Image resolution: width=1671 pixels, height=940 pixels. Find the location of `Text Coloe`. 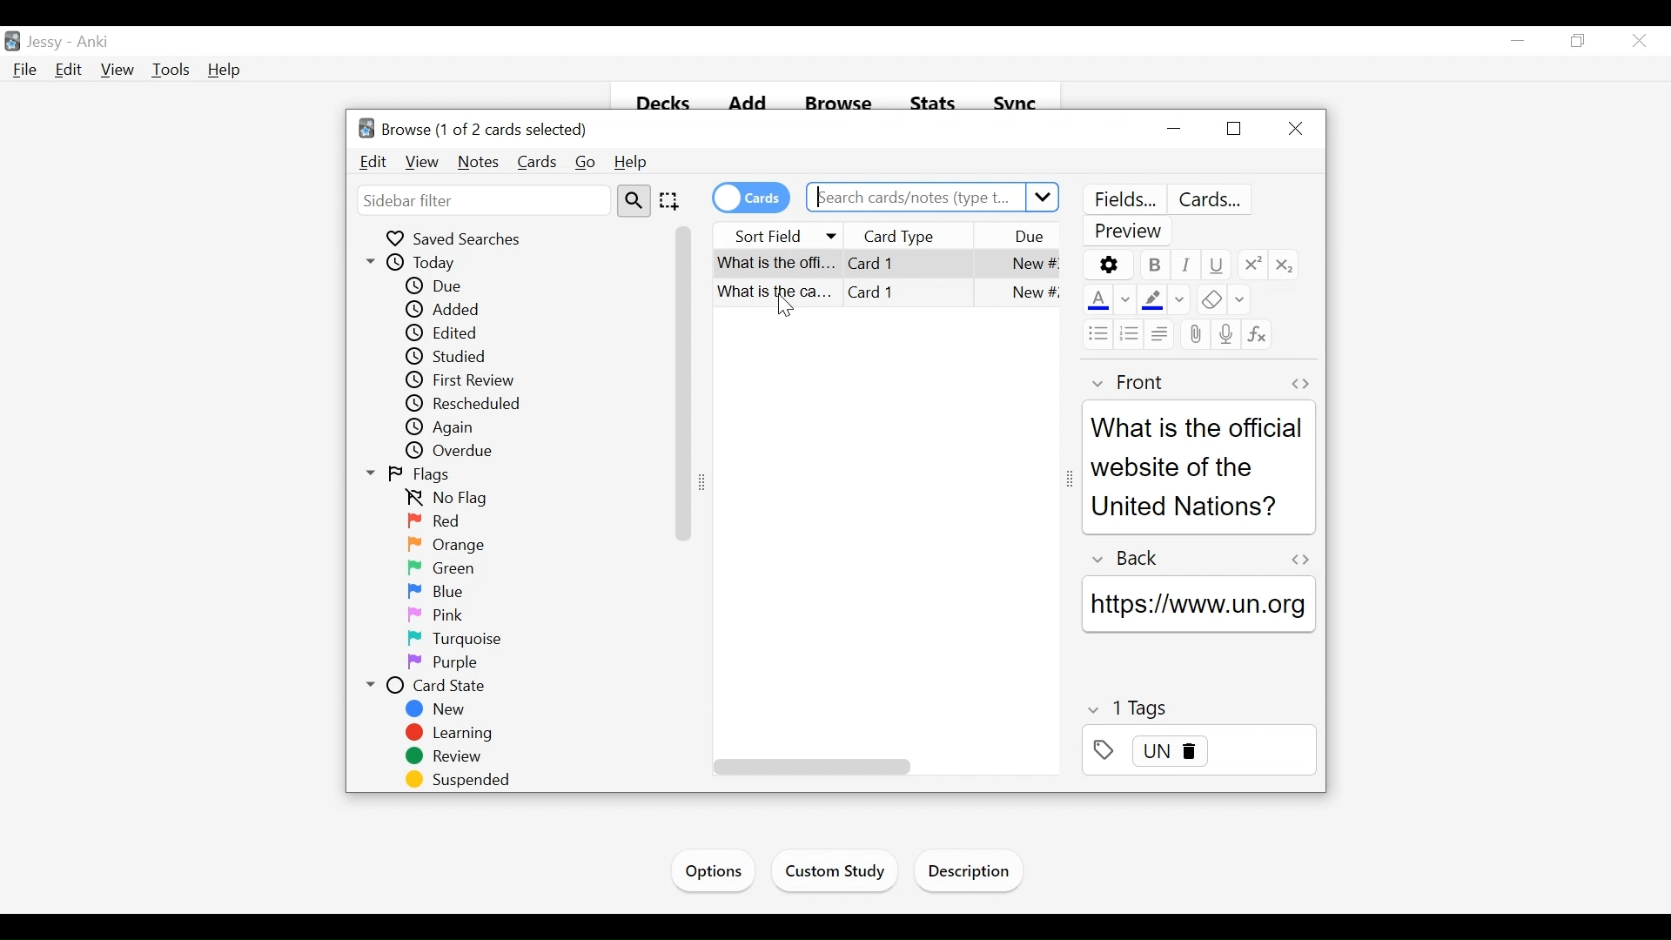

Text Coloe is located at coordinates (1096, 301).